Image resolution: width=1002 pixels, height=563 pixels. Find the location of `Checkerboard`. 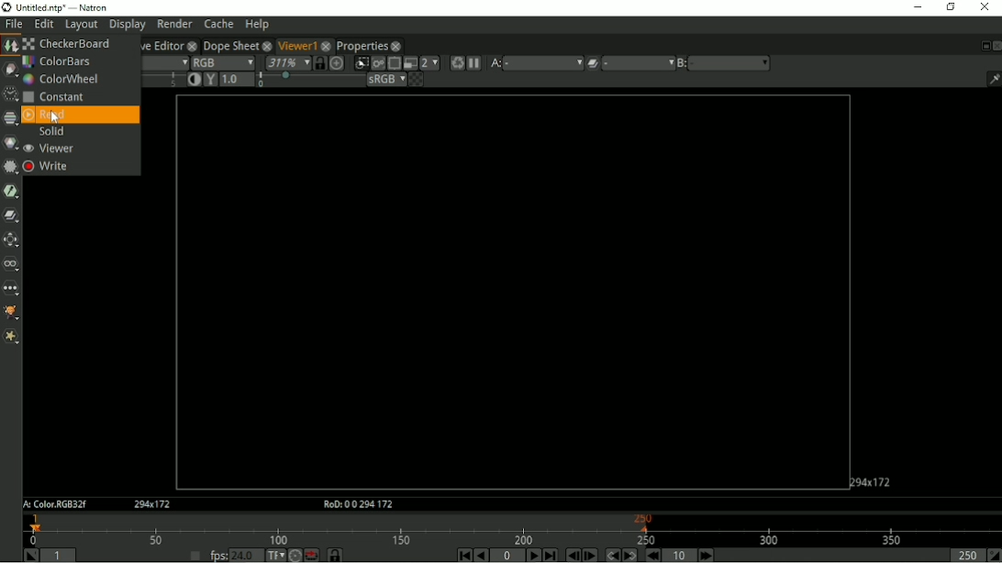

Checkerboard is located at coordinates (416, 80).